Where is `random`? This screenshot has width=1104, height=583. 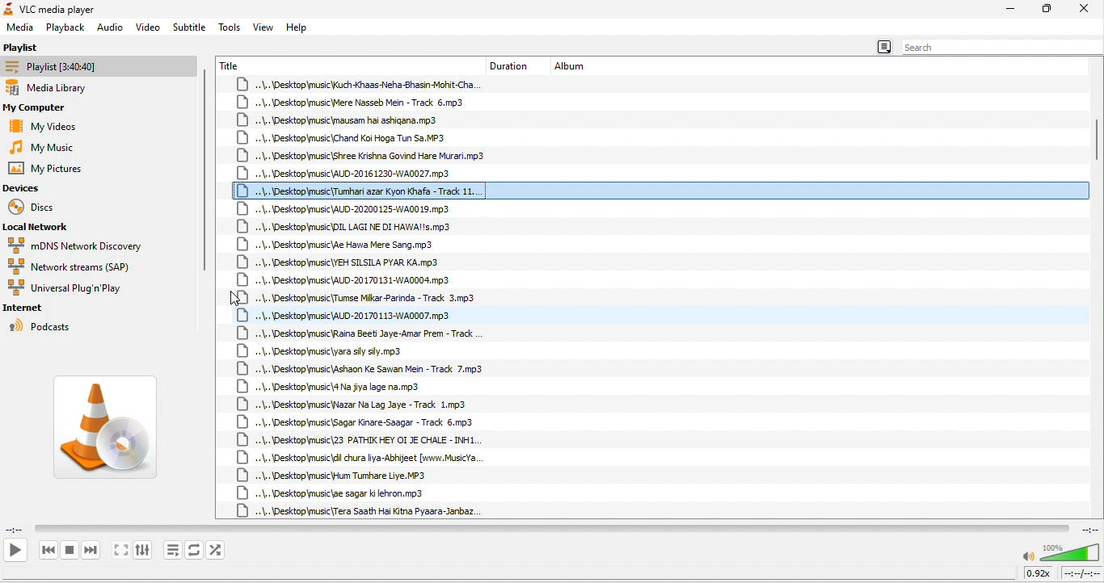
random is located at coordinates (217, 550).